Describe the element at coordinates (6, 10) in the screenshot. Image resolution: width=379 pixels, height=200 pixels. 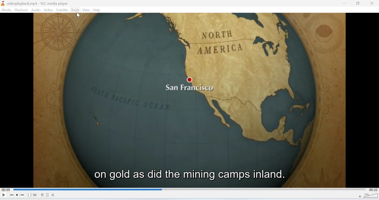
I see `Media` at that location.